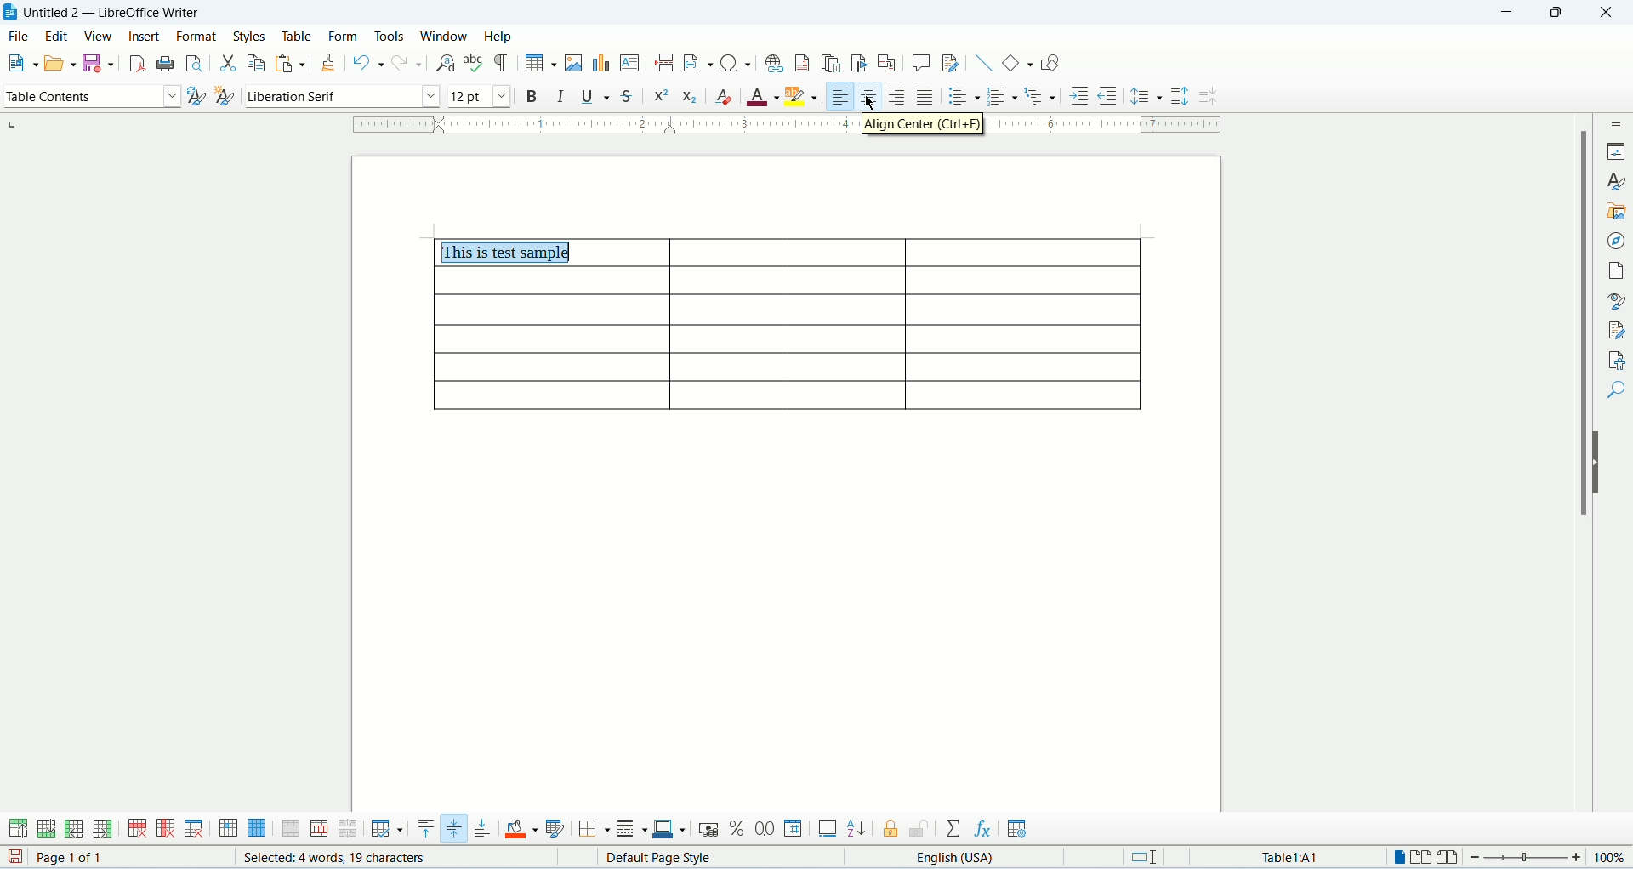 Image resolution: width=1633 pixels, height=869 pixels. Describe the element at coordinates (1618, 330) in the screenshot. I see `manage changes` at that location.